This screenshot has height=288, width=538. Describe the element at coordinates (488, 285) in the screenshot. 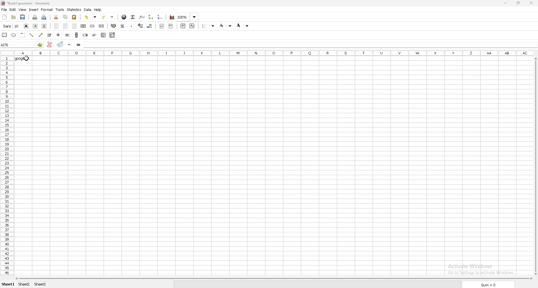

I see `sum` at that location.